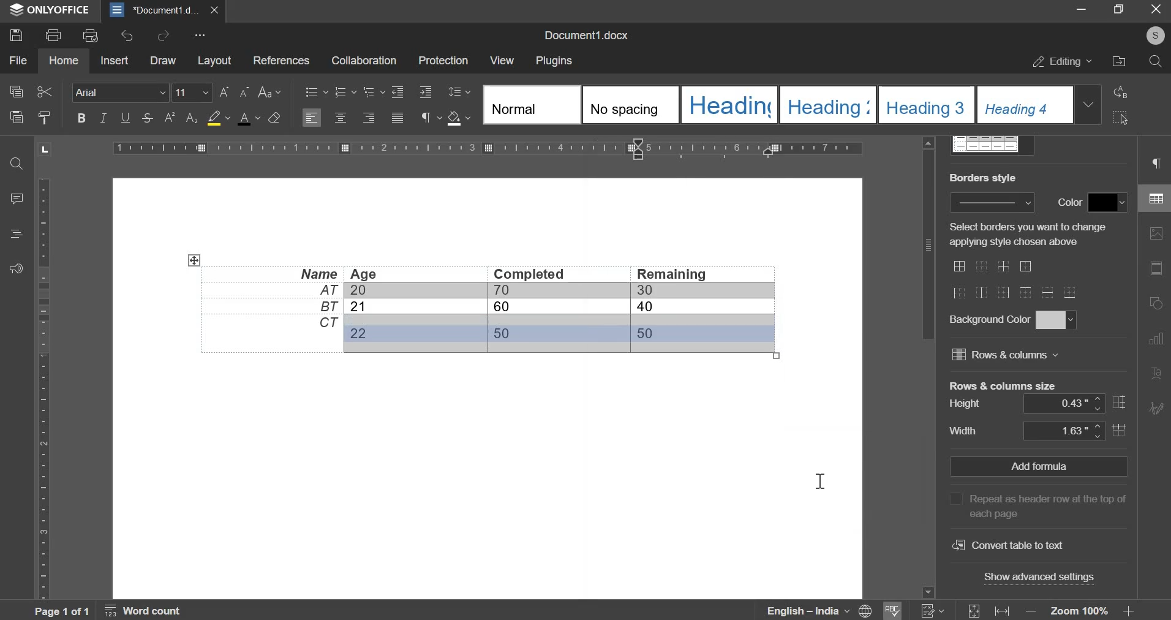 This screenshot has height=620, width=1171. What do you see at coordinates (443, 61) in the screenshot?
I see `protection` at bounding box center [443, 61].